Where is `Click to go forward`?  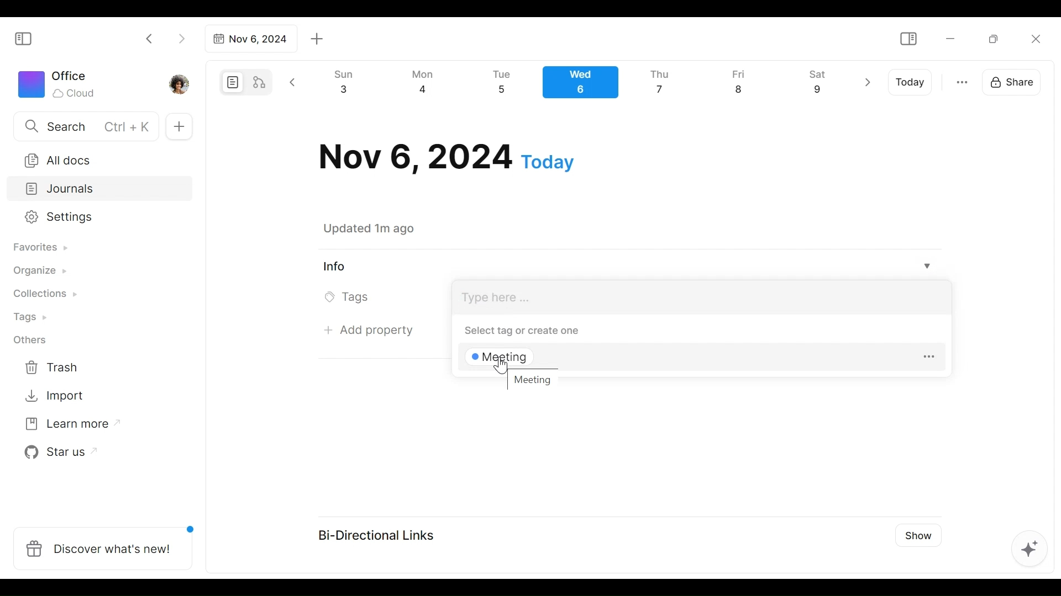 Click to go forward is located at coordinates (181, 38).